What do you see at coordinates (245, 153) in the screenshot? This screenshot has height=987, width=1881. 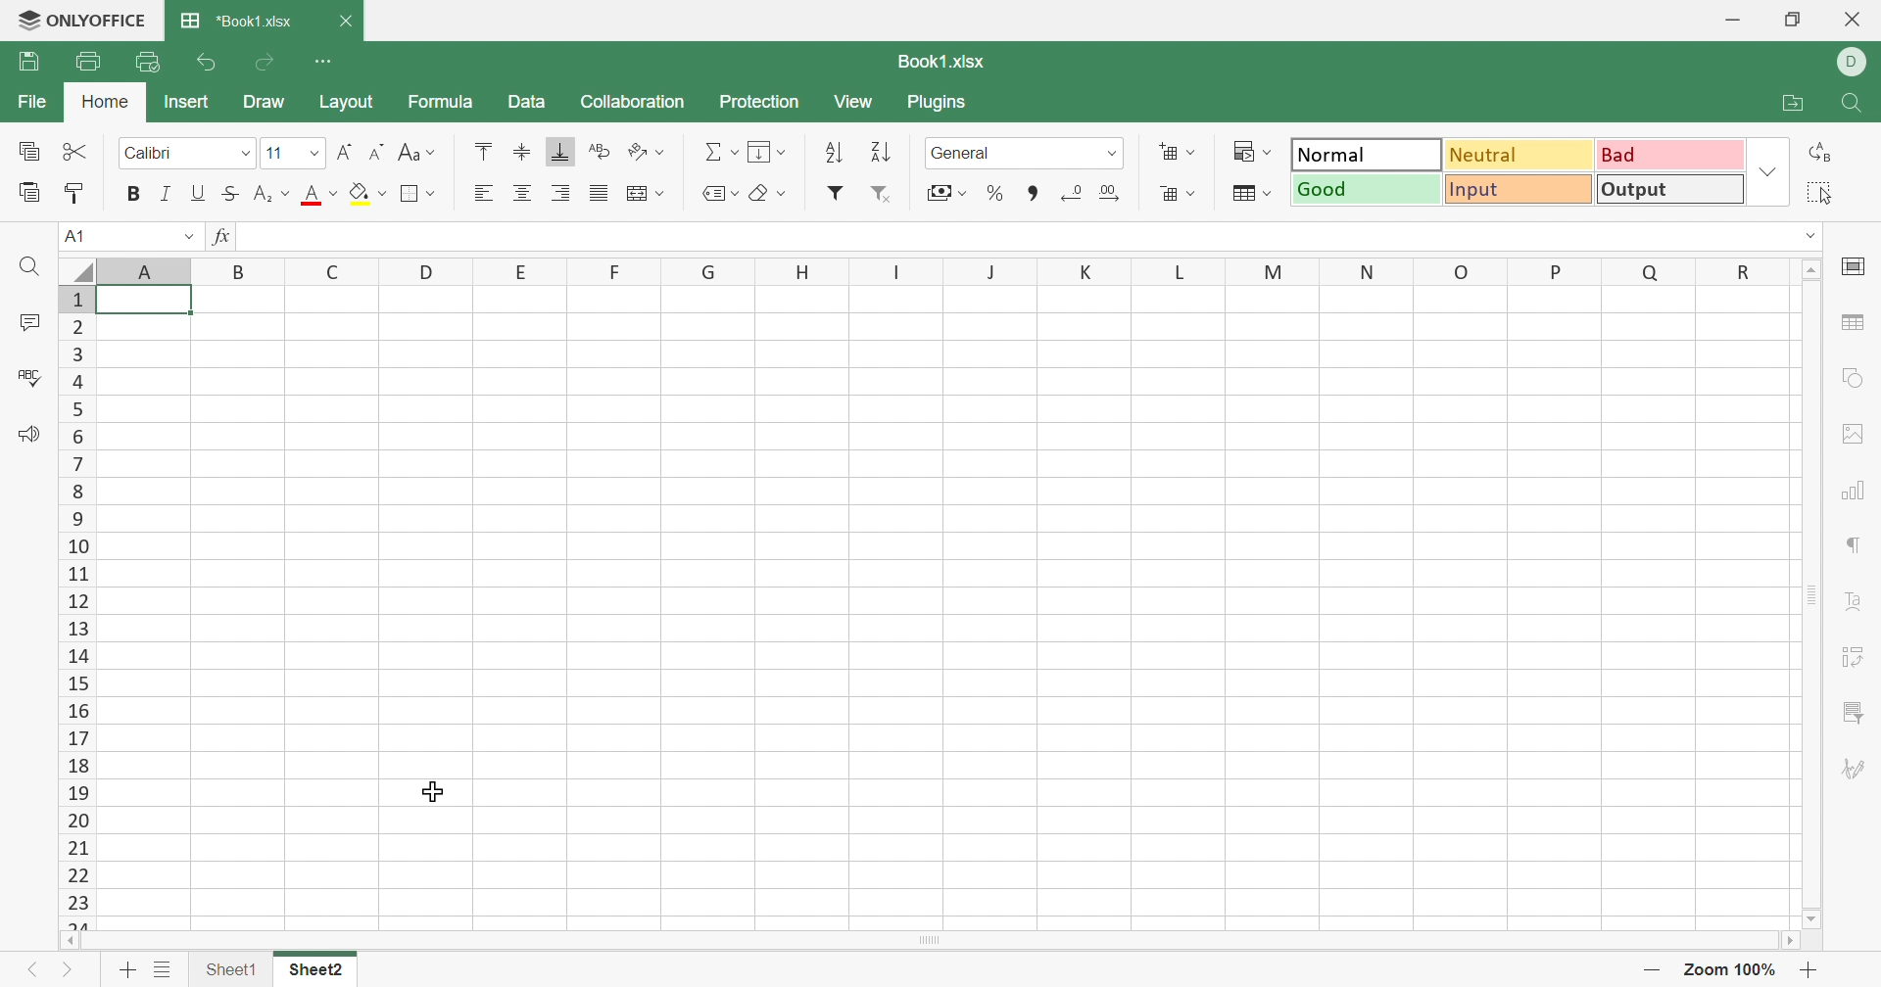 I see `Drop Down` at bounding box center [245, 153].